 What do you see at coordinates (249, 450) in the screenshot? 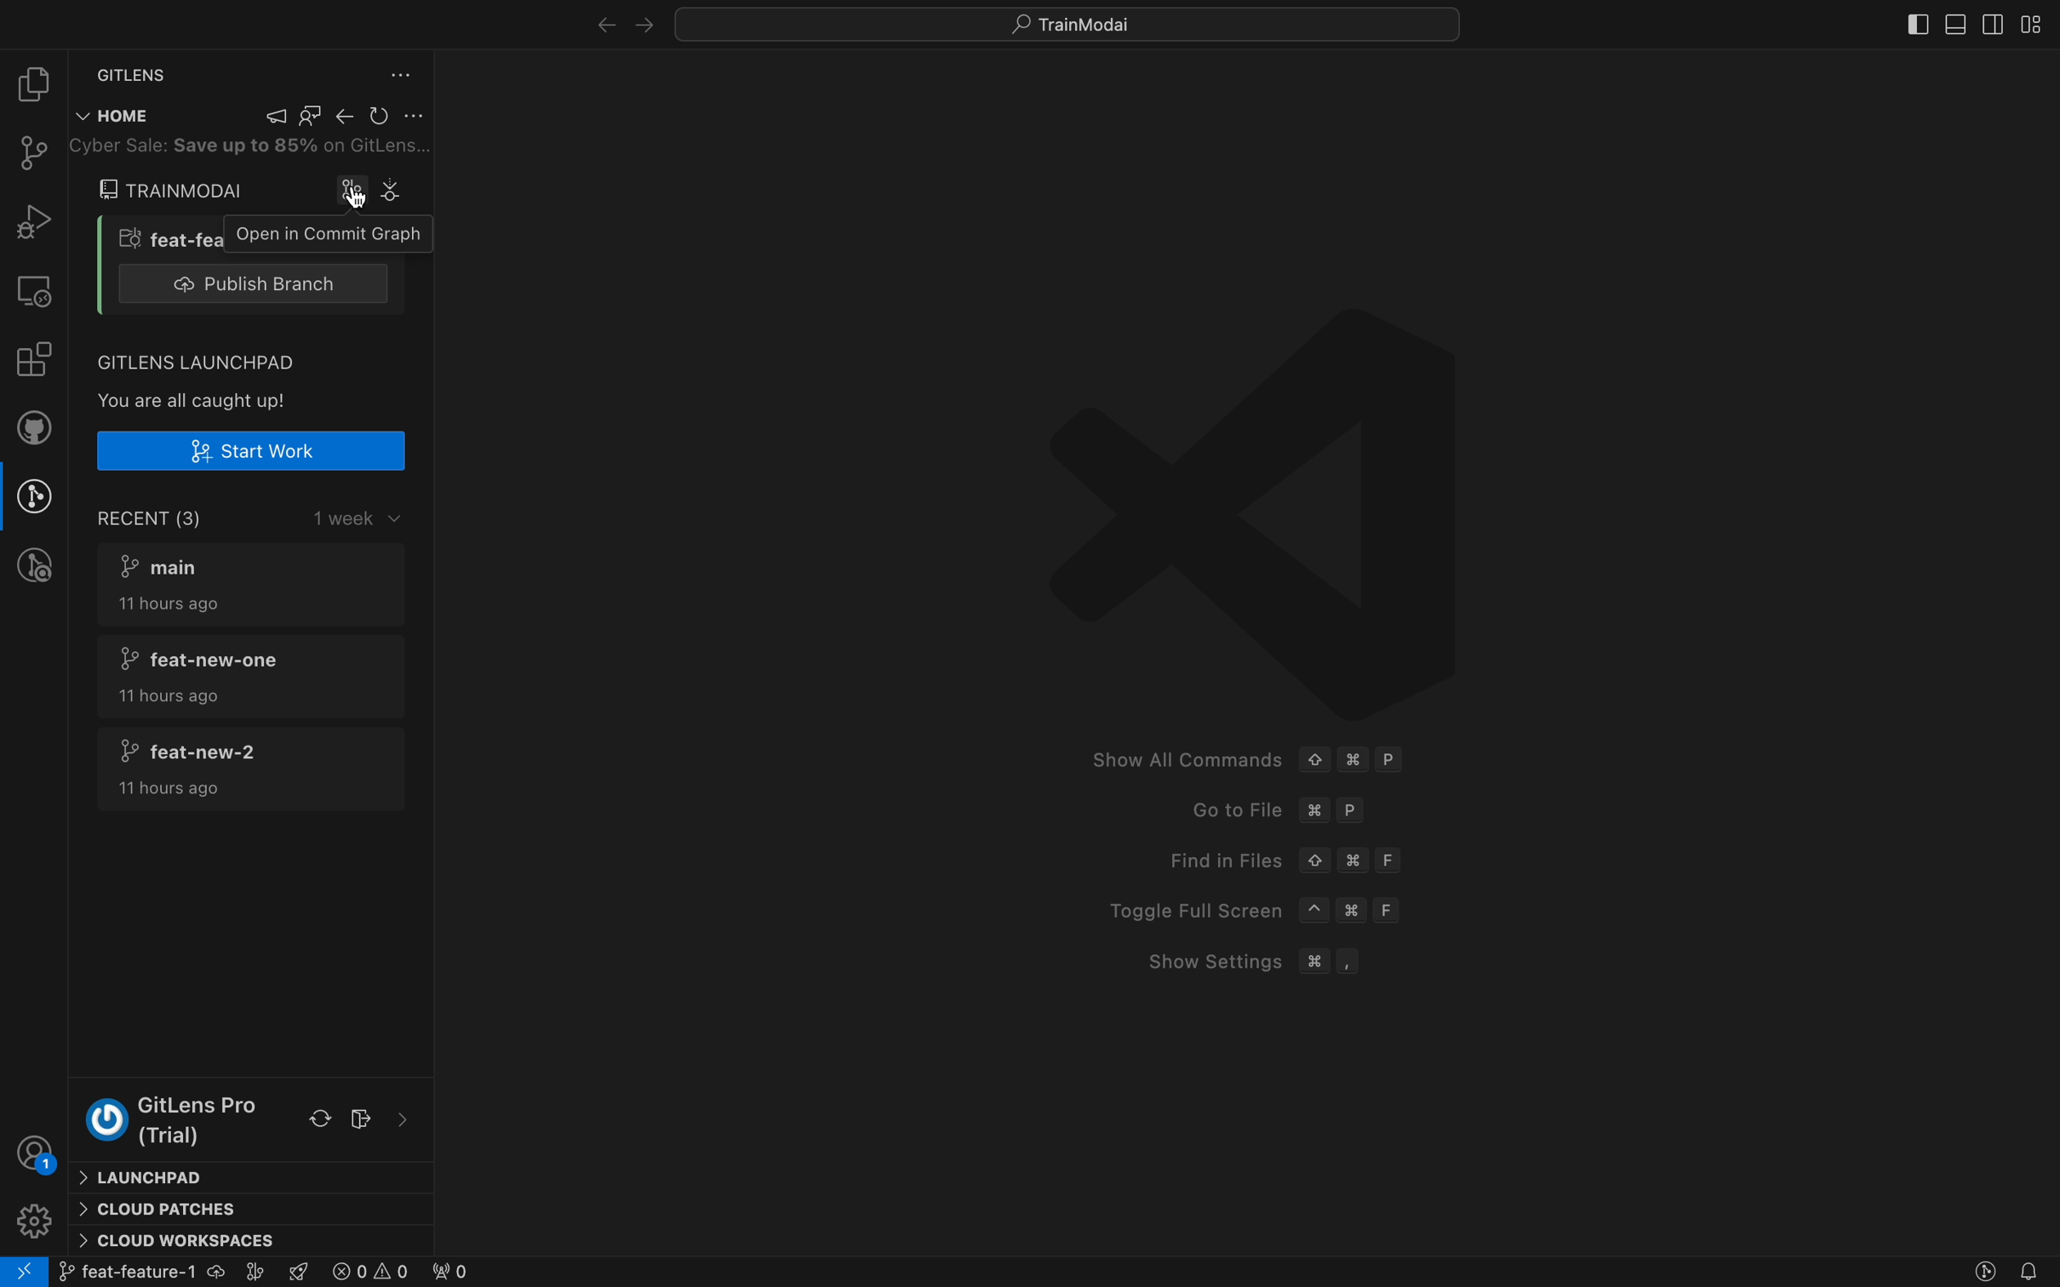
I see `create a new branch to work` at bounding box center [249, 450].